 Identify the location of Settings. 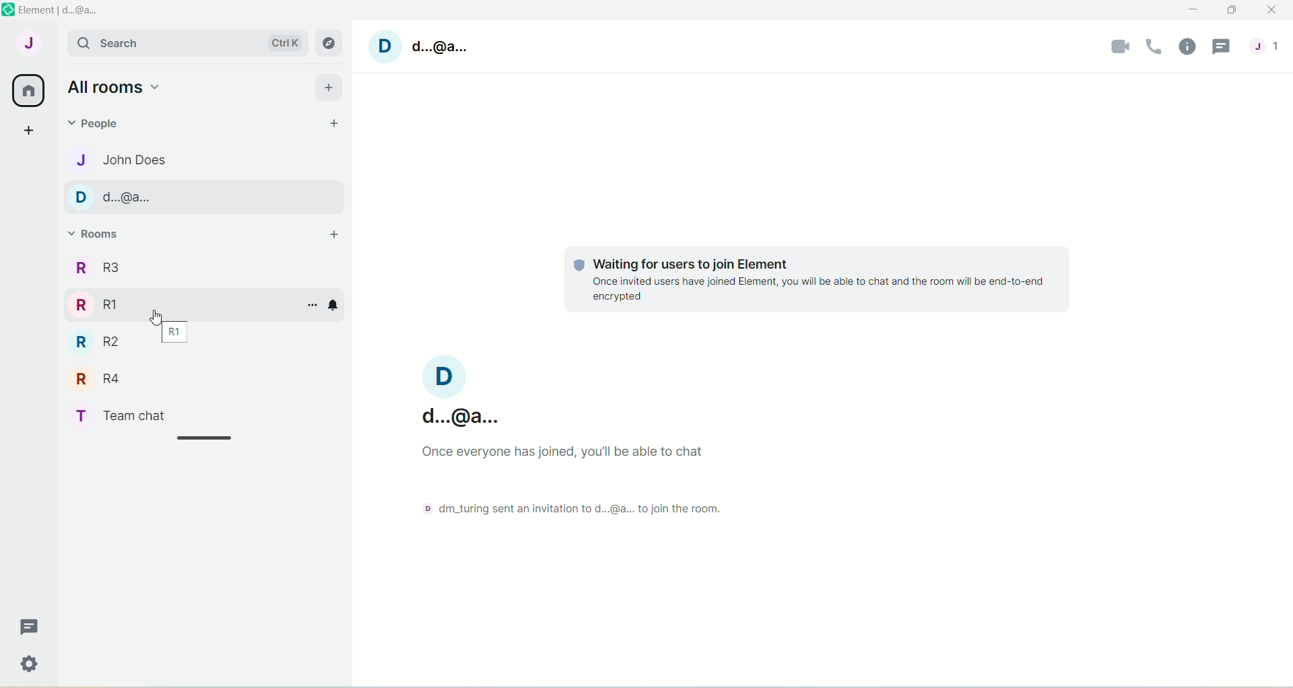
(28, 662).